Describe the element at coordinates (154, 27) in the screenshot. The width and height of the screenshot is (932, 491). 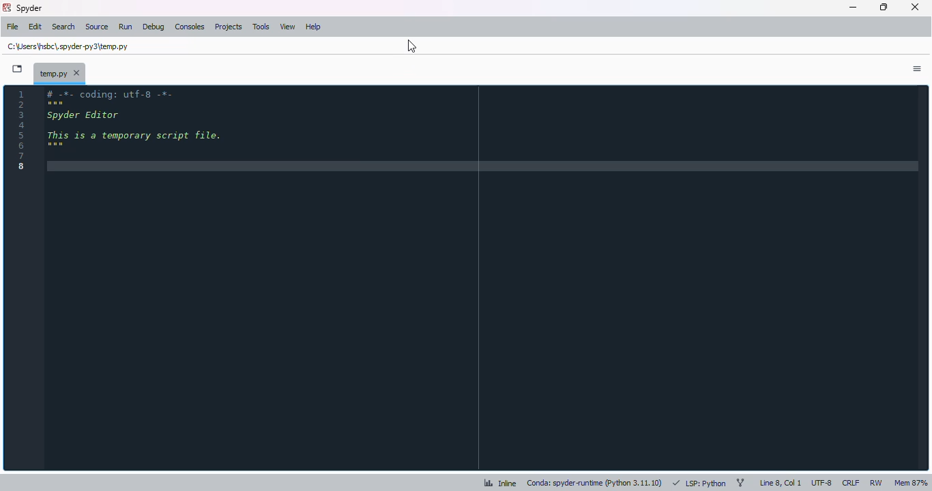
I see `debug` at that location.